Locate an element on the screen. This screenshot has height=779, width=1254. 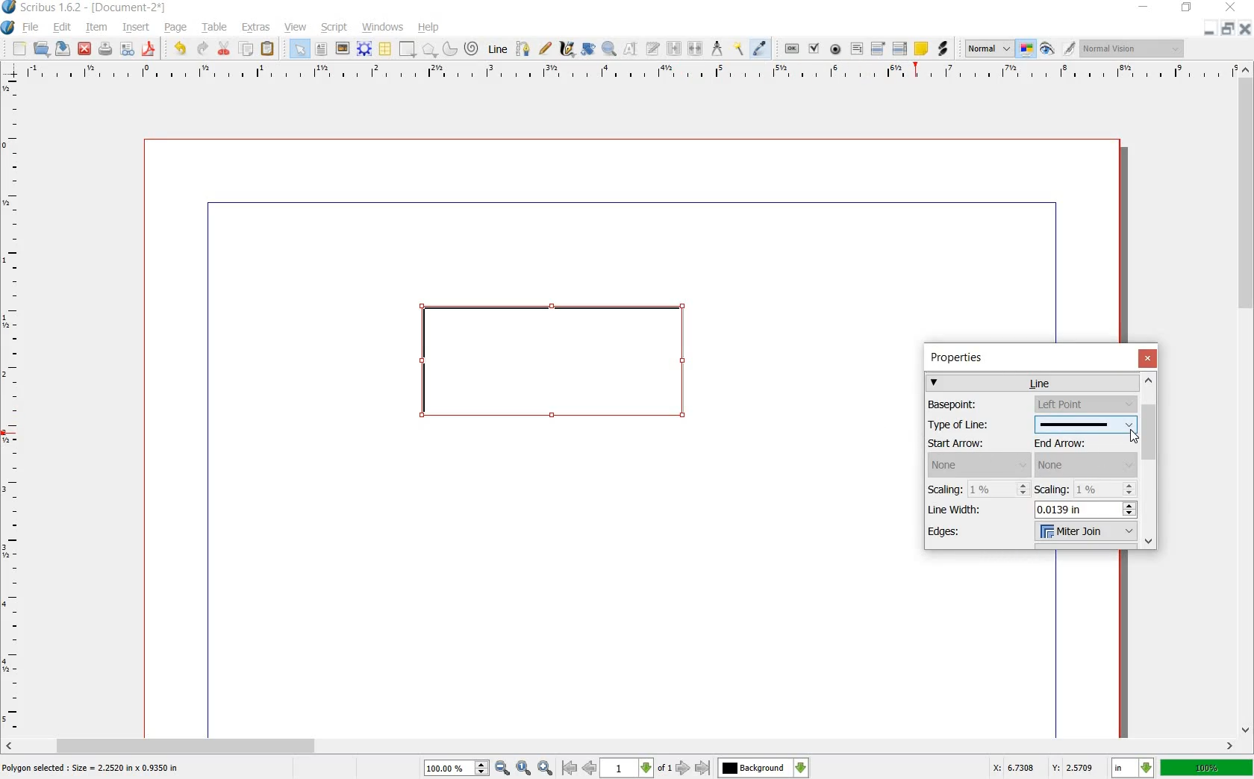
RULER is located at coordinates (13, 406).